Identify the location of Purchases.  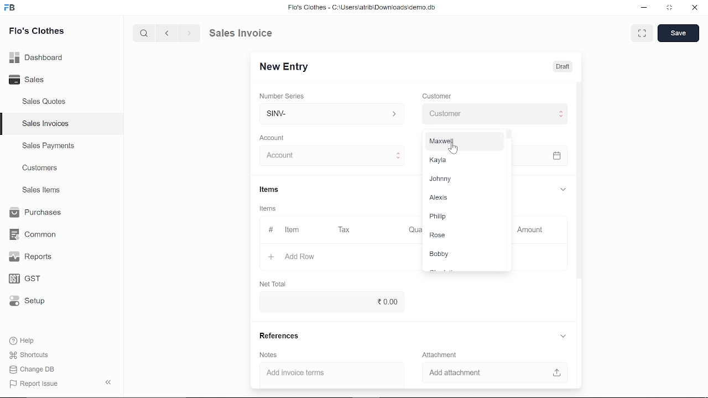
(34, 213).